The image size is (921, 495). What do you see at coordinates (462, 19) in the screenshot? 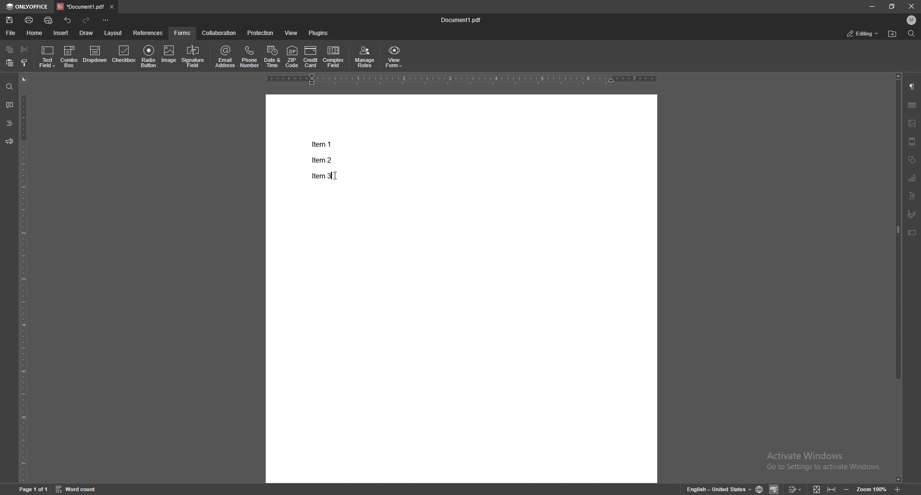
I see `file name` at bounding box center [462, 19].